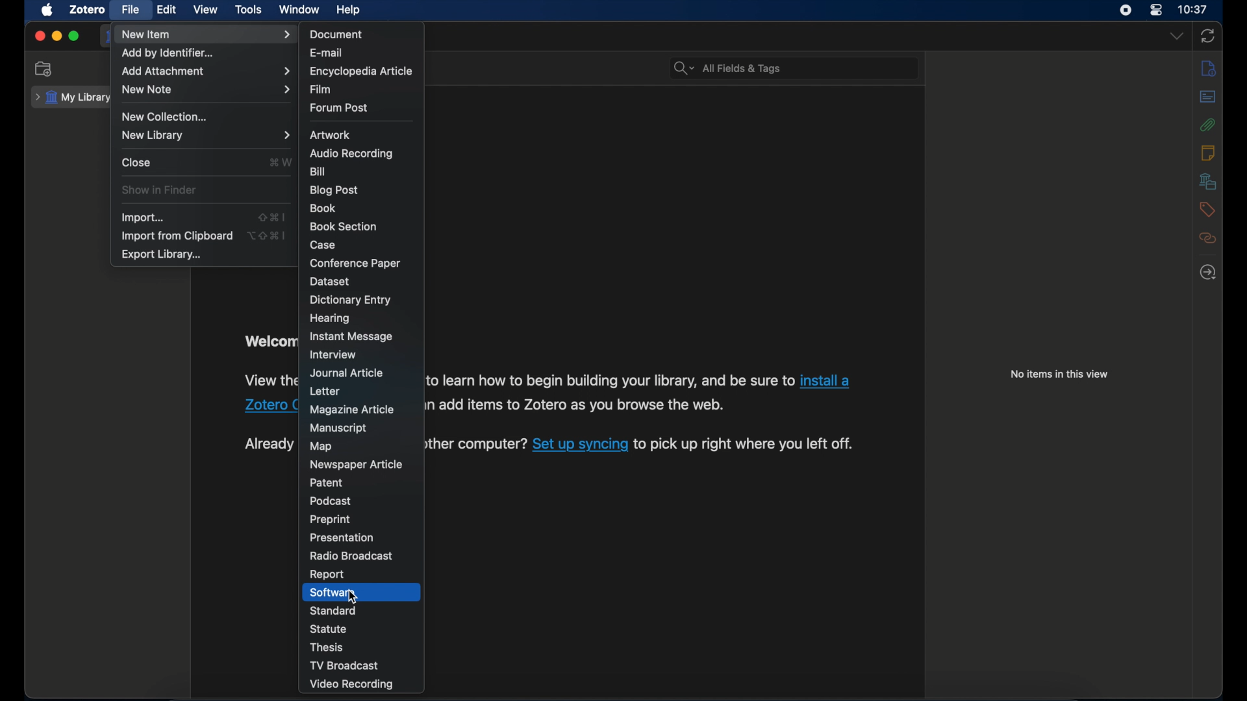  What do you see at coordinates (334, 592) in the screenshot?
I see `software` at bounding box center [334, 592].